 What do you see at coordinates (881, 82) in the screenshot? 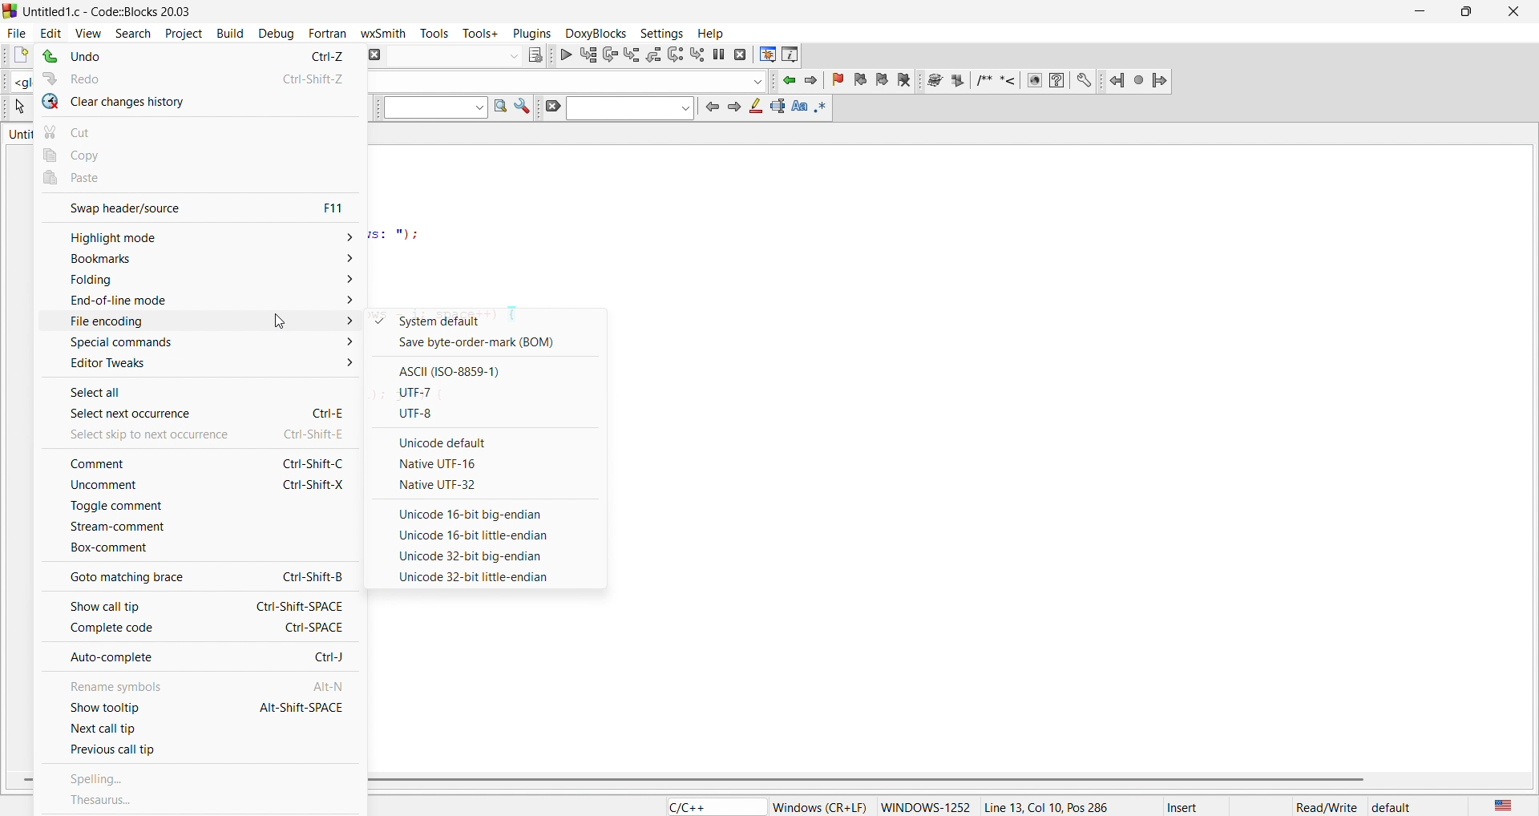
I see `next bookmark` at bounding box center [881, 82].